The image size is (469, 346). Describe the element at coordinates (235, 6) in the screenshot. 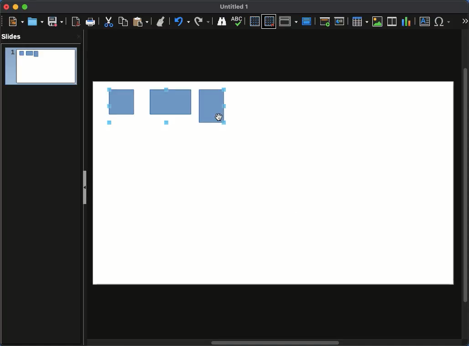

I see `Name` at that location.